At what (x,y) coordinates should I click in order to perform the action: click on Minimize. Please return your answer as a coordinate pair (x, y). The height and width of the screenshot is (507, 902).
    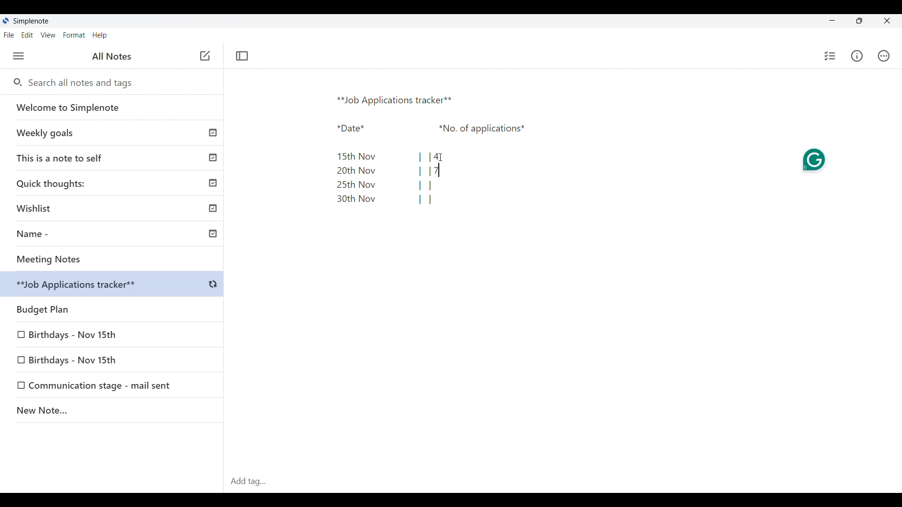
    Looking at the image, I should click on (832, 20).